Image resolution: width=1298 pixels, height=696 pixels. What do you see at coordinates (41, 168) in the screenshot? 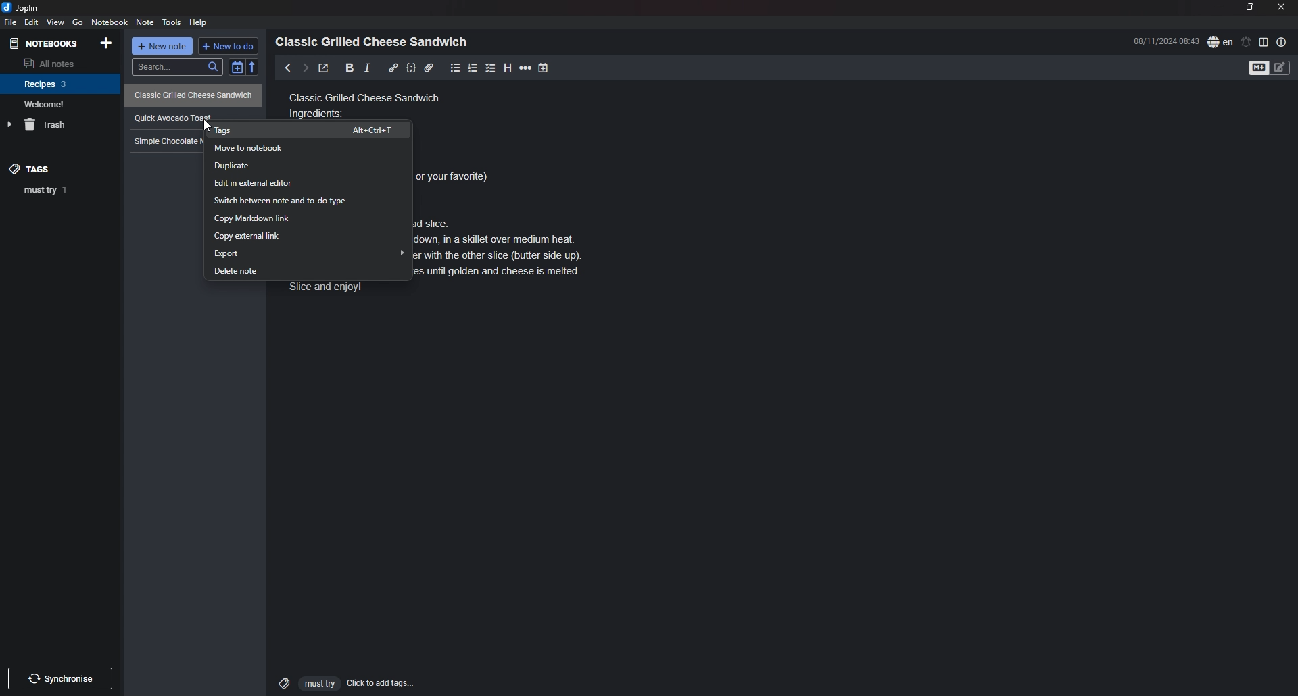
I see `tags` at bounding box center [41, 168].